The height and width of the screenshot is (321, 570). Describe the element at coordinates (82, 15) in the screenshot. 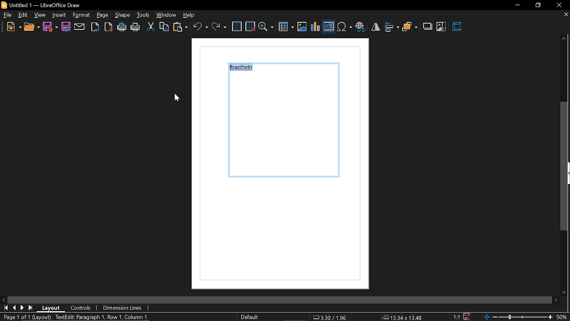

I see `insert` at that location.